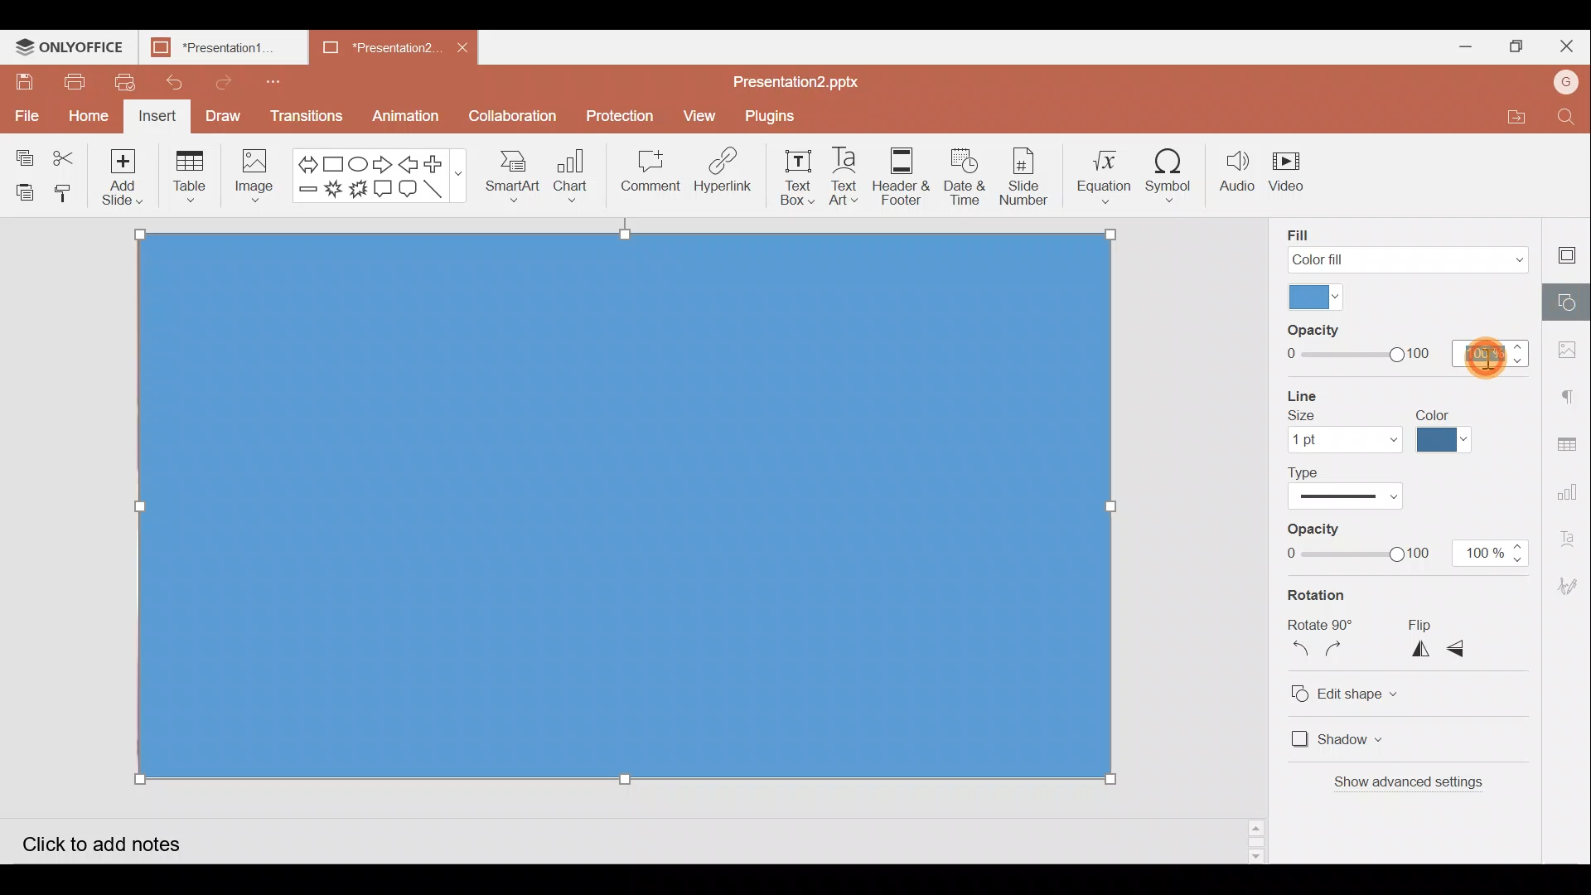  Describe the element at coordinates (1342, 653) in the screenshot. I see `Rotate 90 degrees clockwise` at that location.